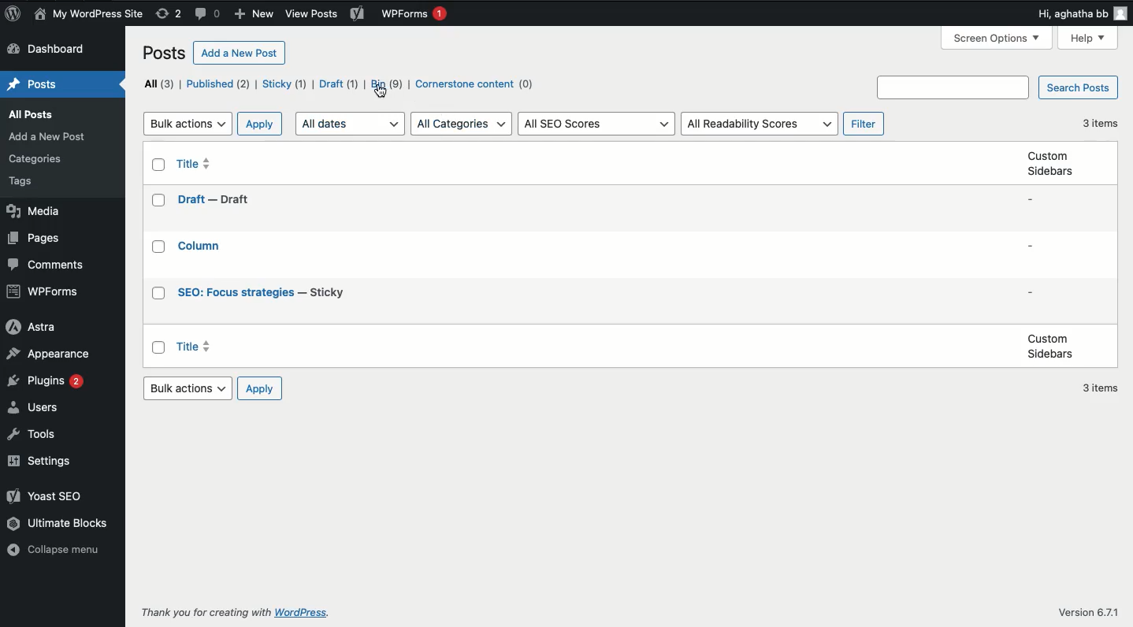 The height and width of the screenshot is (627, 1133). I want to click on Bulk actions, so click(188, 123).